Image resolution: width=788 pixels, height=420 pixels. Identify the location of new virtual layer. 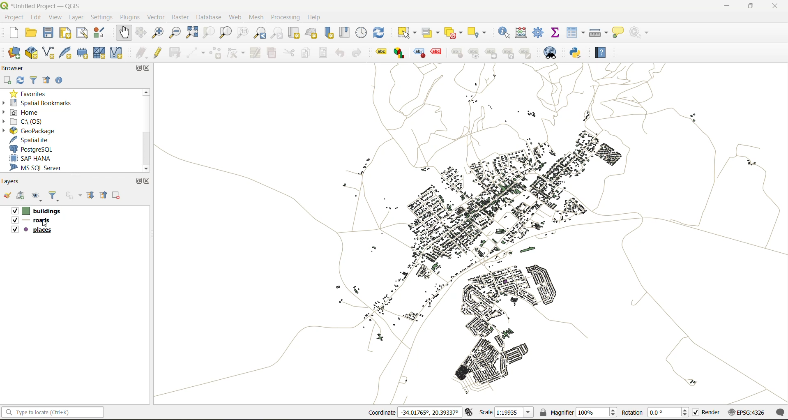
(115, 53).